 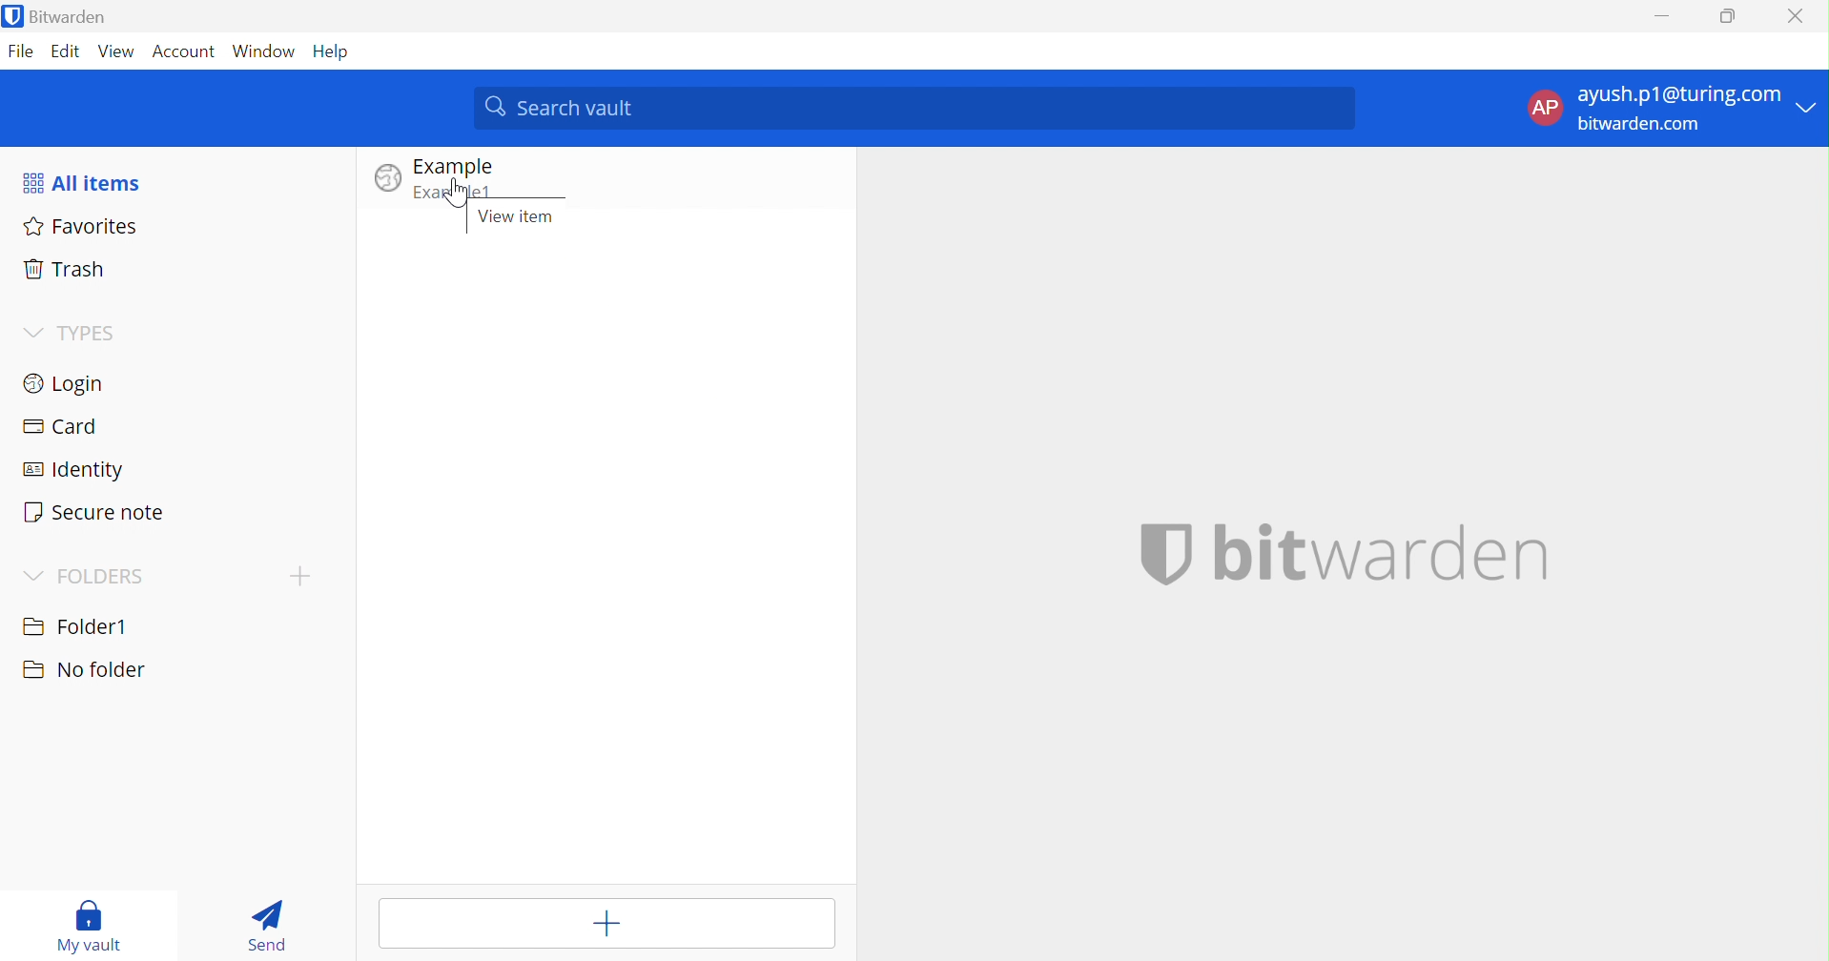 What do you see at coordinates (68, 51) in the screenshot?
I see `Edit` at bounding box center [68, 51].